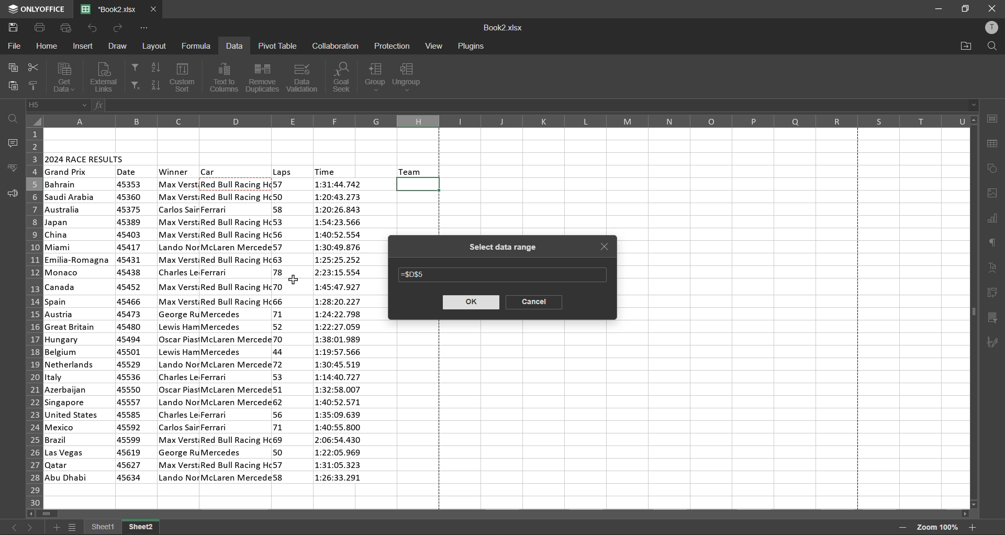 Image resolution: width=1005 pixels, height=535 pixels. What do you see at coordinates (993, 293) in the screenshot?
I see `pivot table` at bounding box center [993, 293].